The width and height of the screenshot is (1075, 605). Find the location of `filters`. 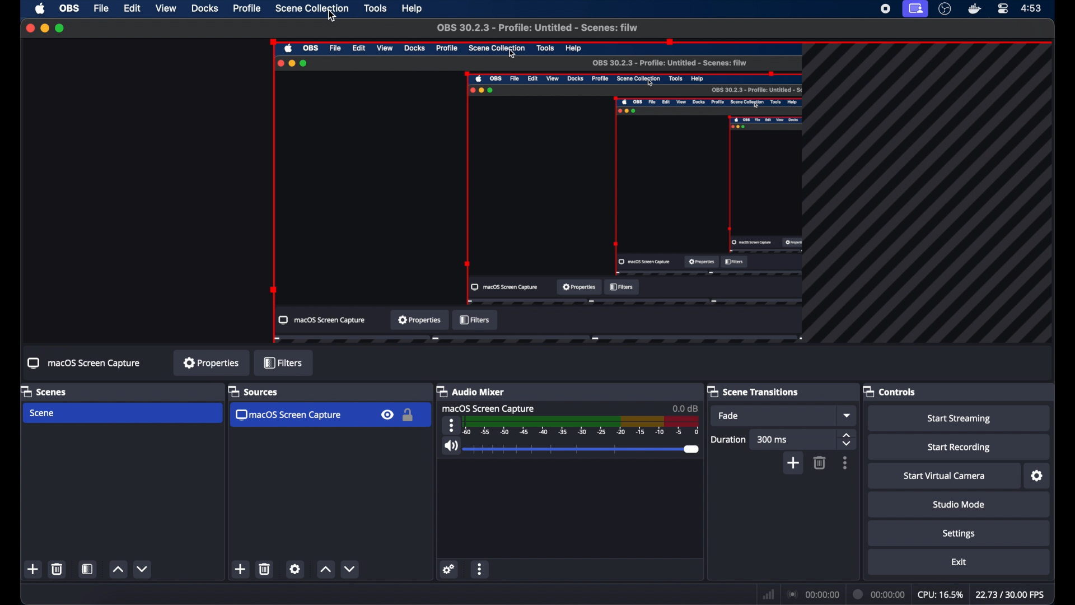

filters is located at coordinates (284, 363).